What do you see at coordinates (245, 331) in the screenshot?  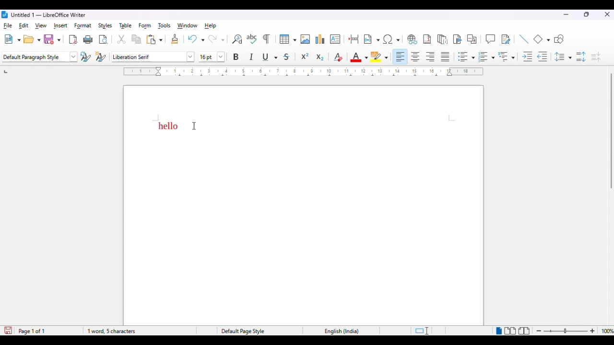 I see `Default Page Style` at bounding box center [245, 331].